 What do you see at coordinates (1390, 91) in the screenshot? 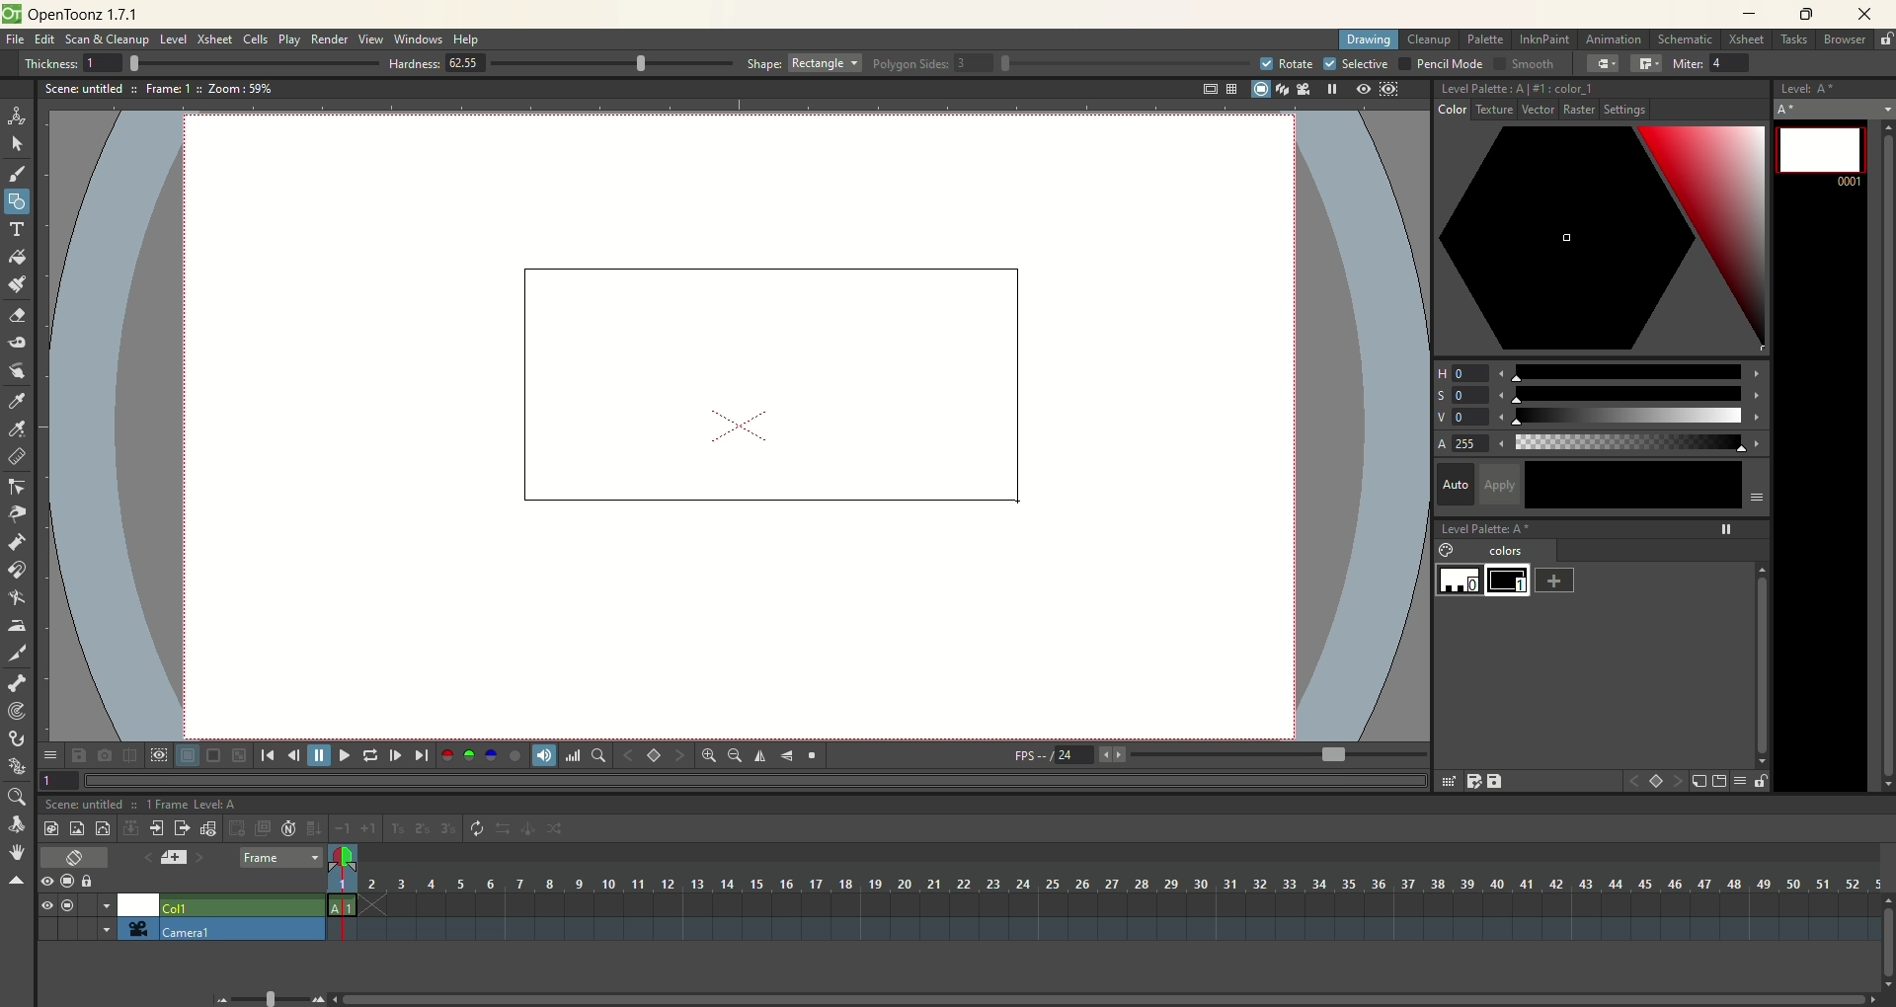
I see `sub-camera preview` at bounding box center [1390, 91].